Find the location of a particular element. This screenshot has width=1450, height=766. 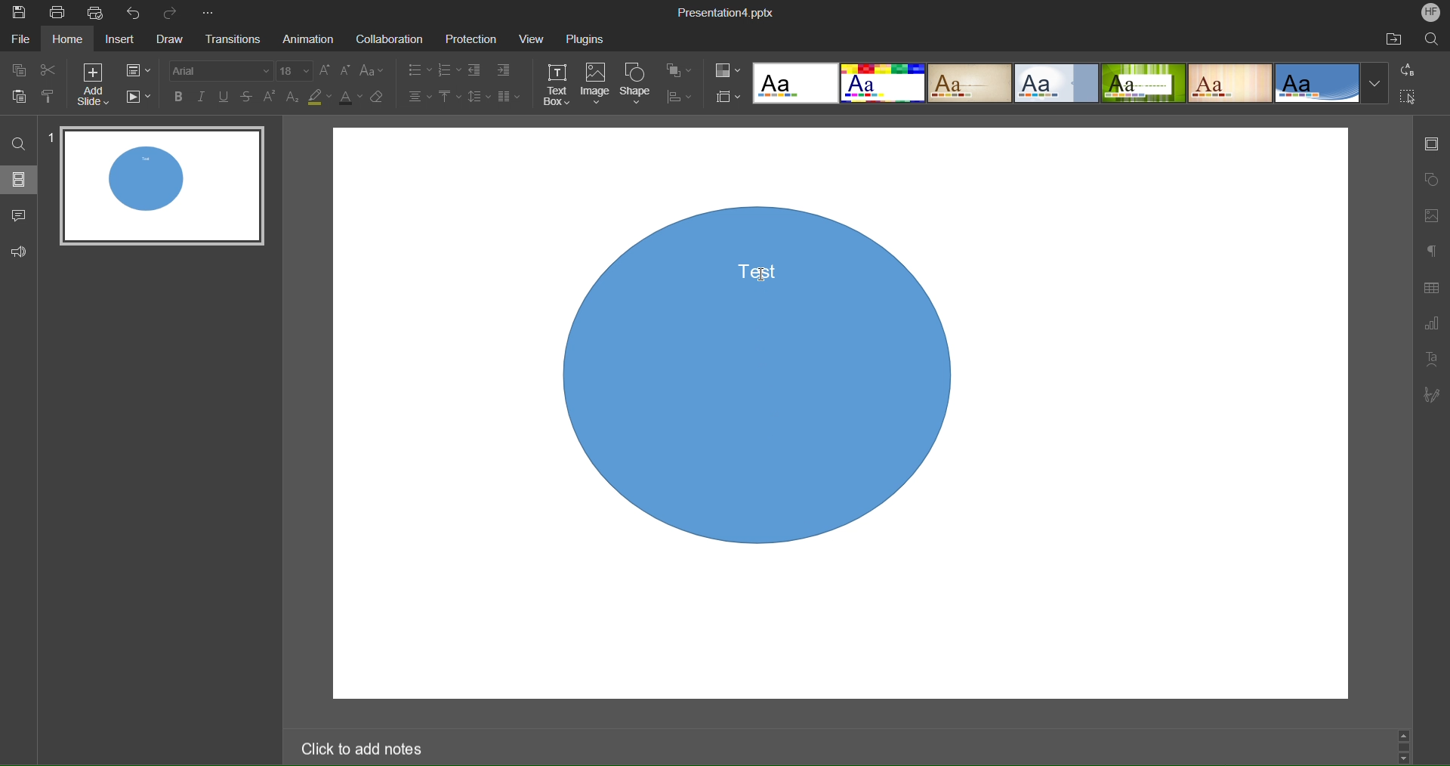

Copy Style is located at coordinates (48, 99).